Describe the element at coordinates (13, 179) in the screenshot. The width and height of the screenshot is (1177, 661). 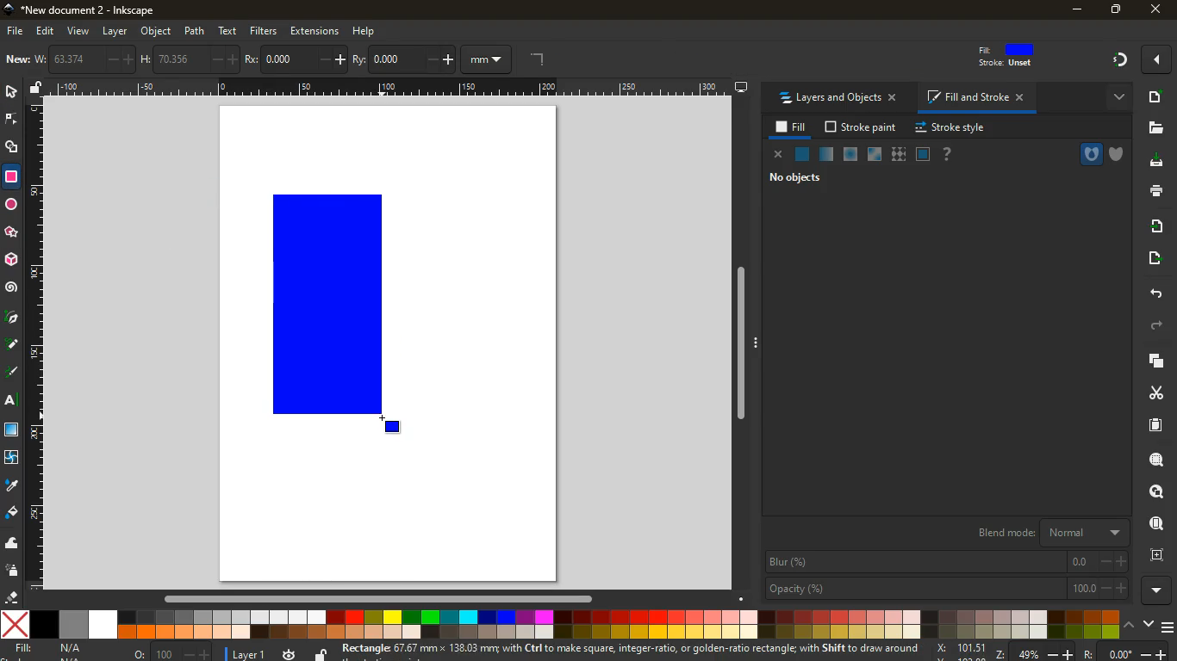
I see `rectangle tool` at that location.